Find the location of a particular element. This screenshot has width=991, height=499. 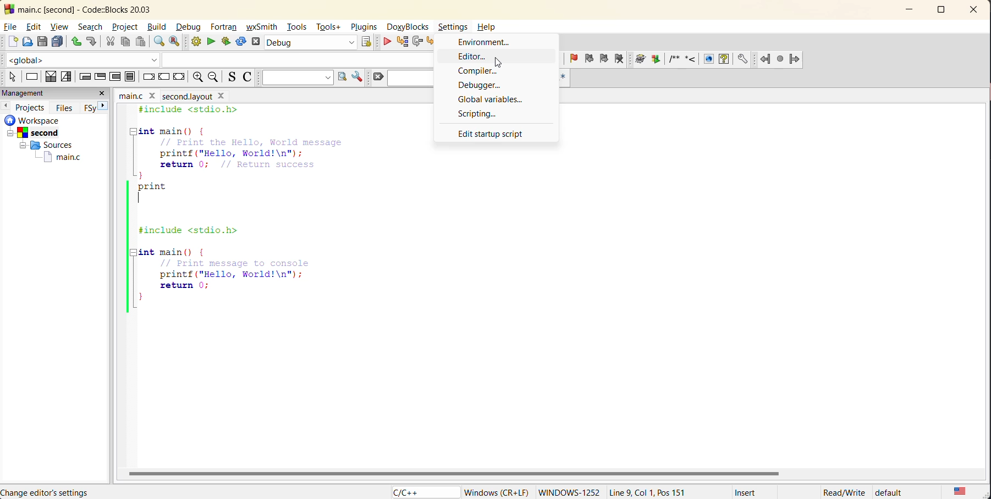

last jump is located at coordinates (780, 59).